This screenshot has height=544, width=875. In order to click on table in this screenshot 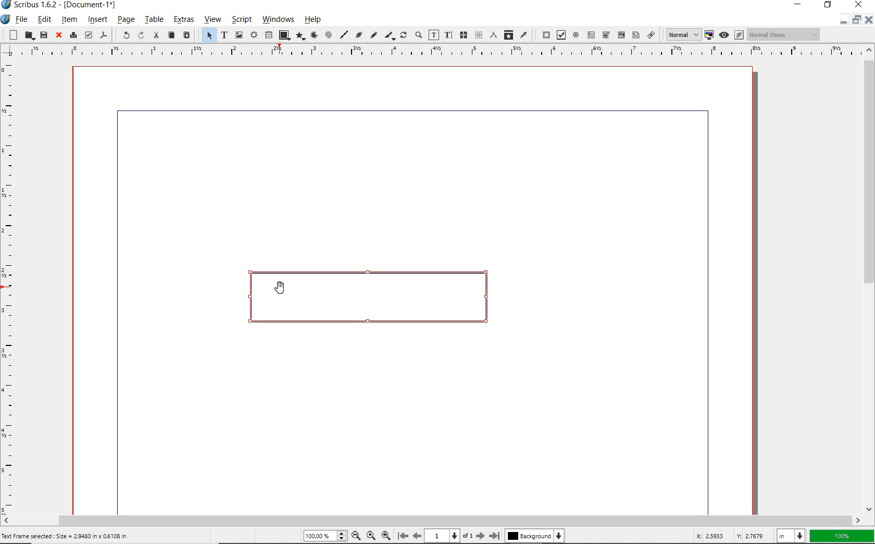, I will do `click(154, 20)`.